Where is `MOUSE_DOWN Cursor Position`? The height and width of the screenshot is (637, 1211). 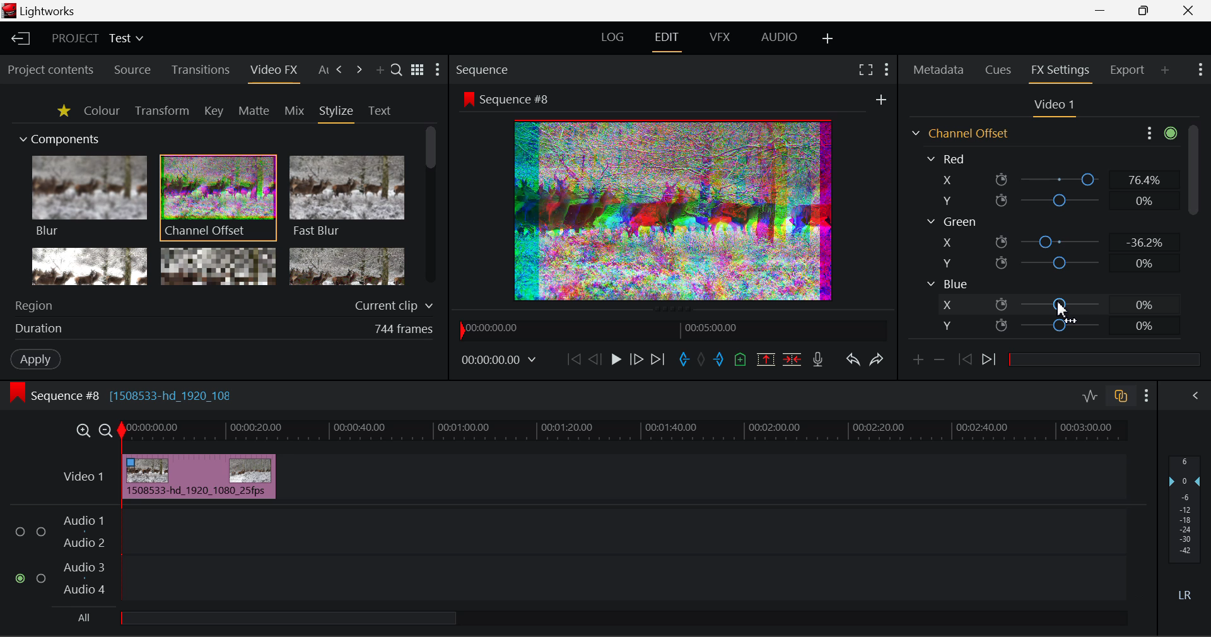
MOUSE_DOWN Cursor Position is located at coordinates (1058, 307).